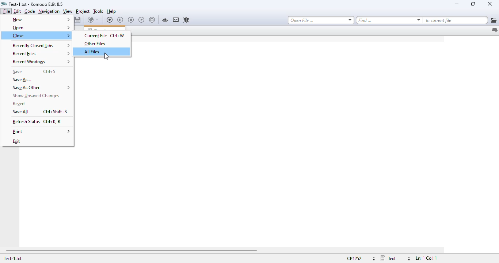 The height and width of the screenshot is (263, 499). What do you see at coordinates (131, 20) in the screenshot?
I see `stop recording macro` at bounding box center [131, 20].